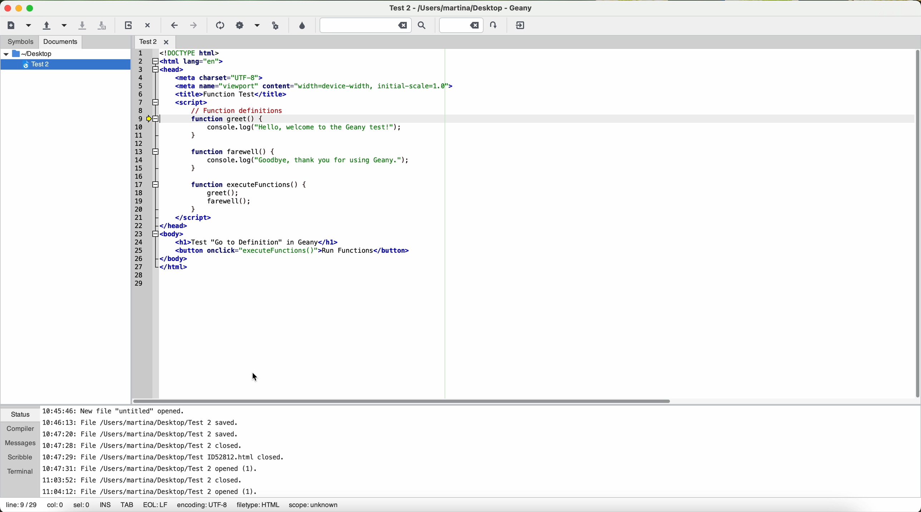 This screenshot has height=512, width=921. I want to click on icon, so click(219, 26).